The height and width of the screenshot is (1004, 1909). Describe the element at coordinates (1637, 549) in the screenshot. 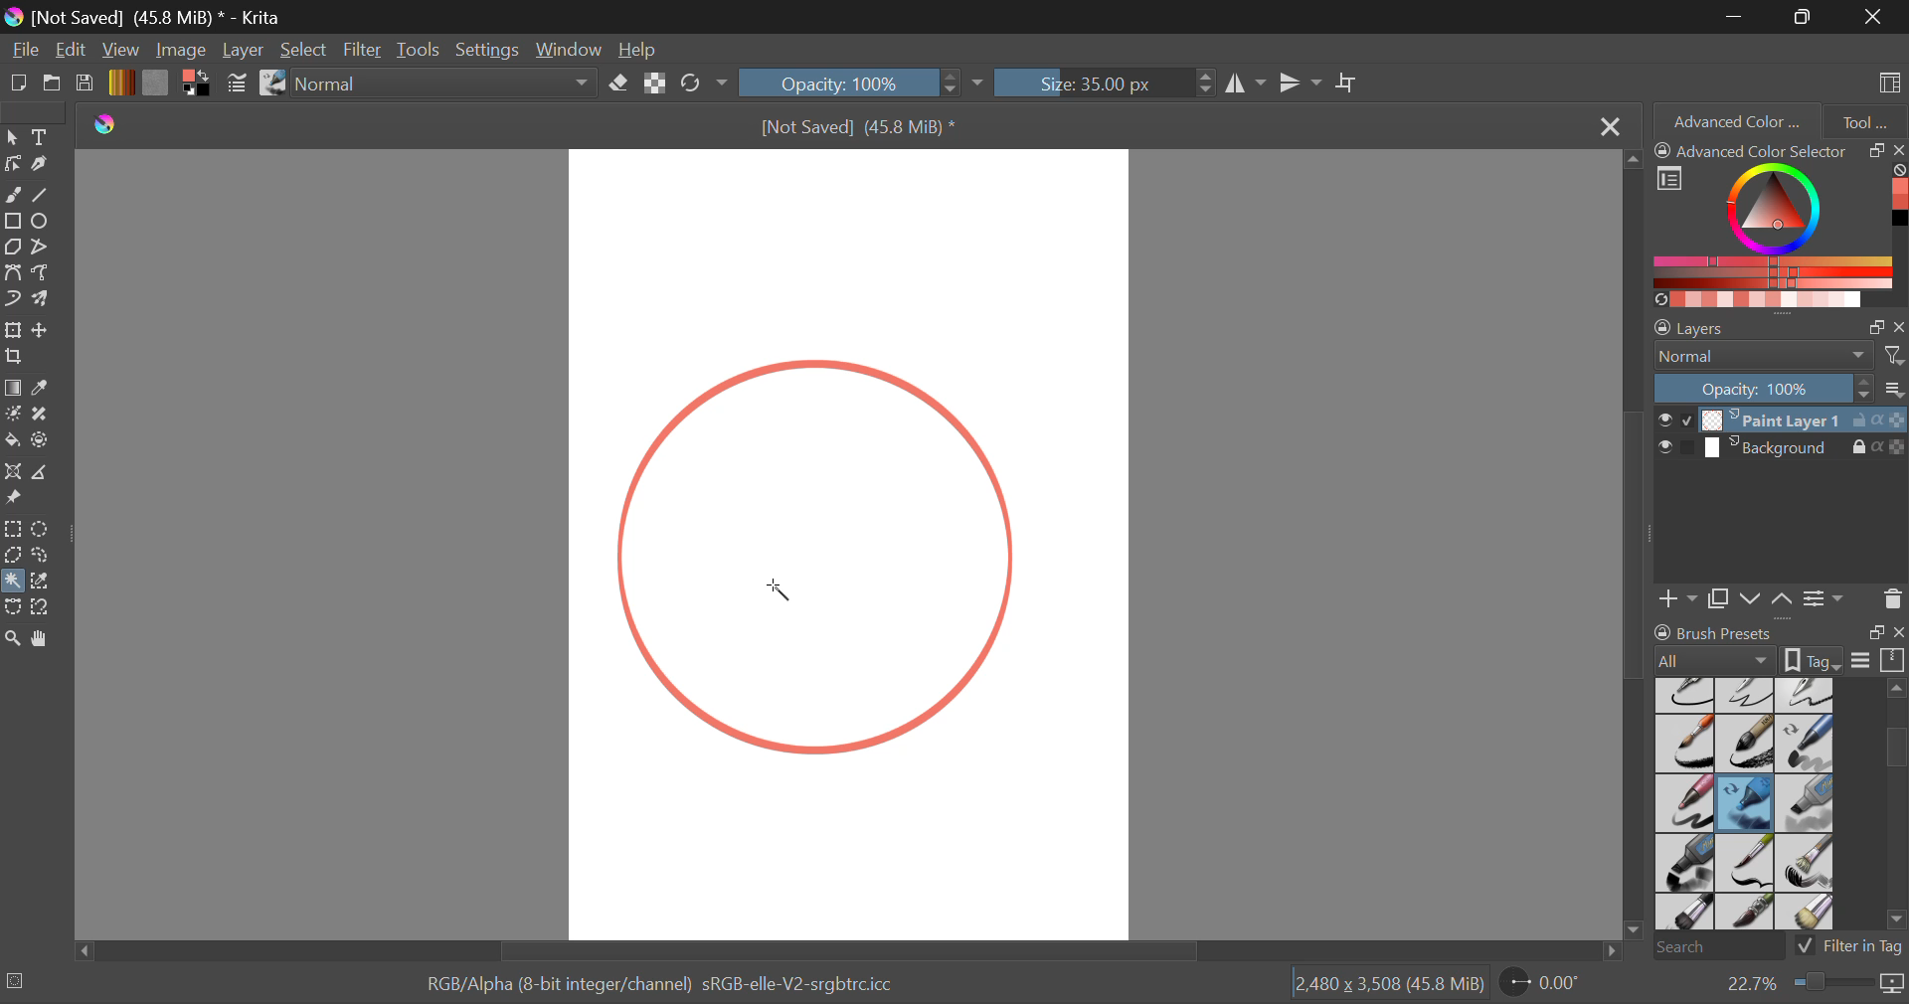

I see `Scroll Bar` at that location.